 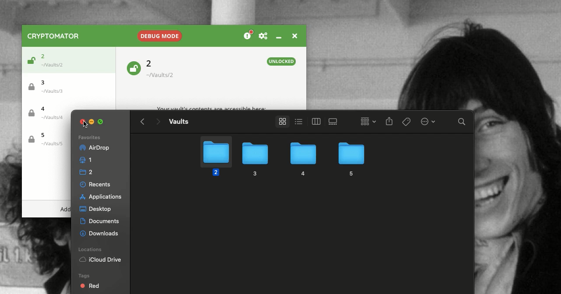 What do you see at coordinates (89, 138) in the screenshot?
I see `Favorites list` at bounding box center [89, 138].